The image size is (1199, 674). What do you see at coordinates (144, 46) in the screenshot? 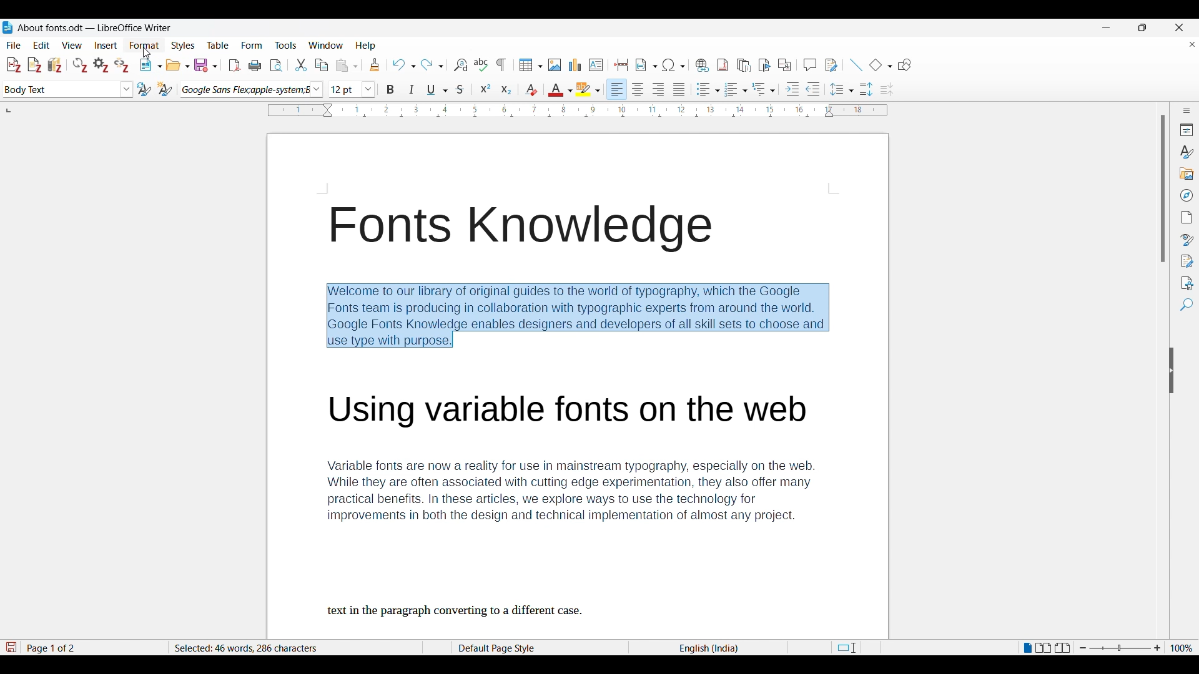
I see `Format menu` at bounding box center [144, 46].